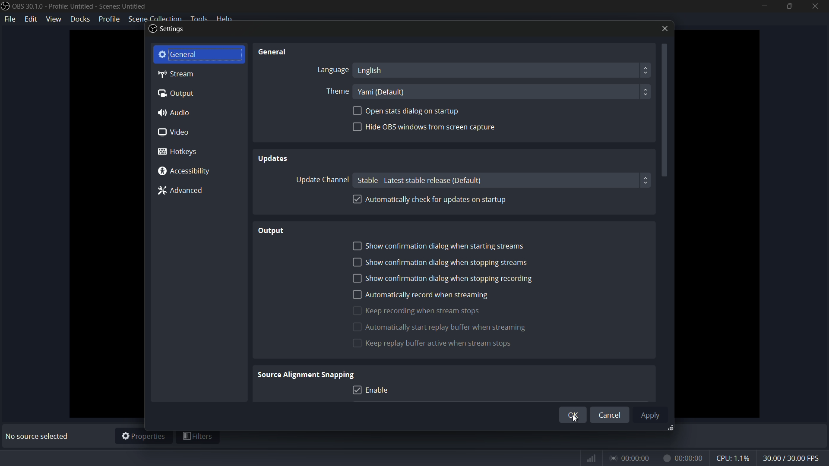  What do you see at coordinates (6, 7) in the screenshot?
I see `logo` at bounding box center [6, 7].